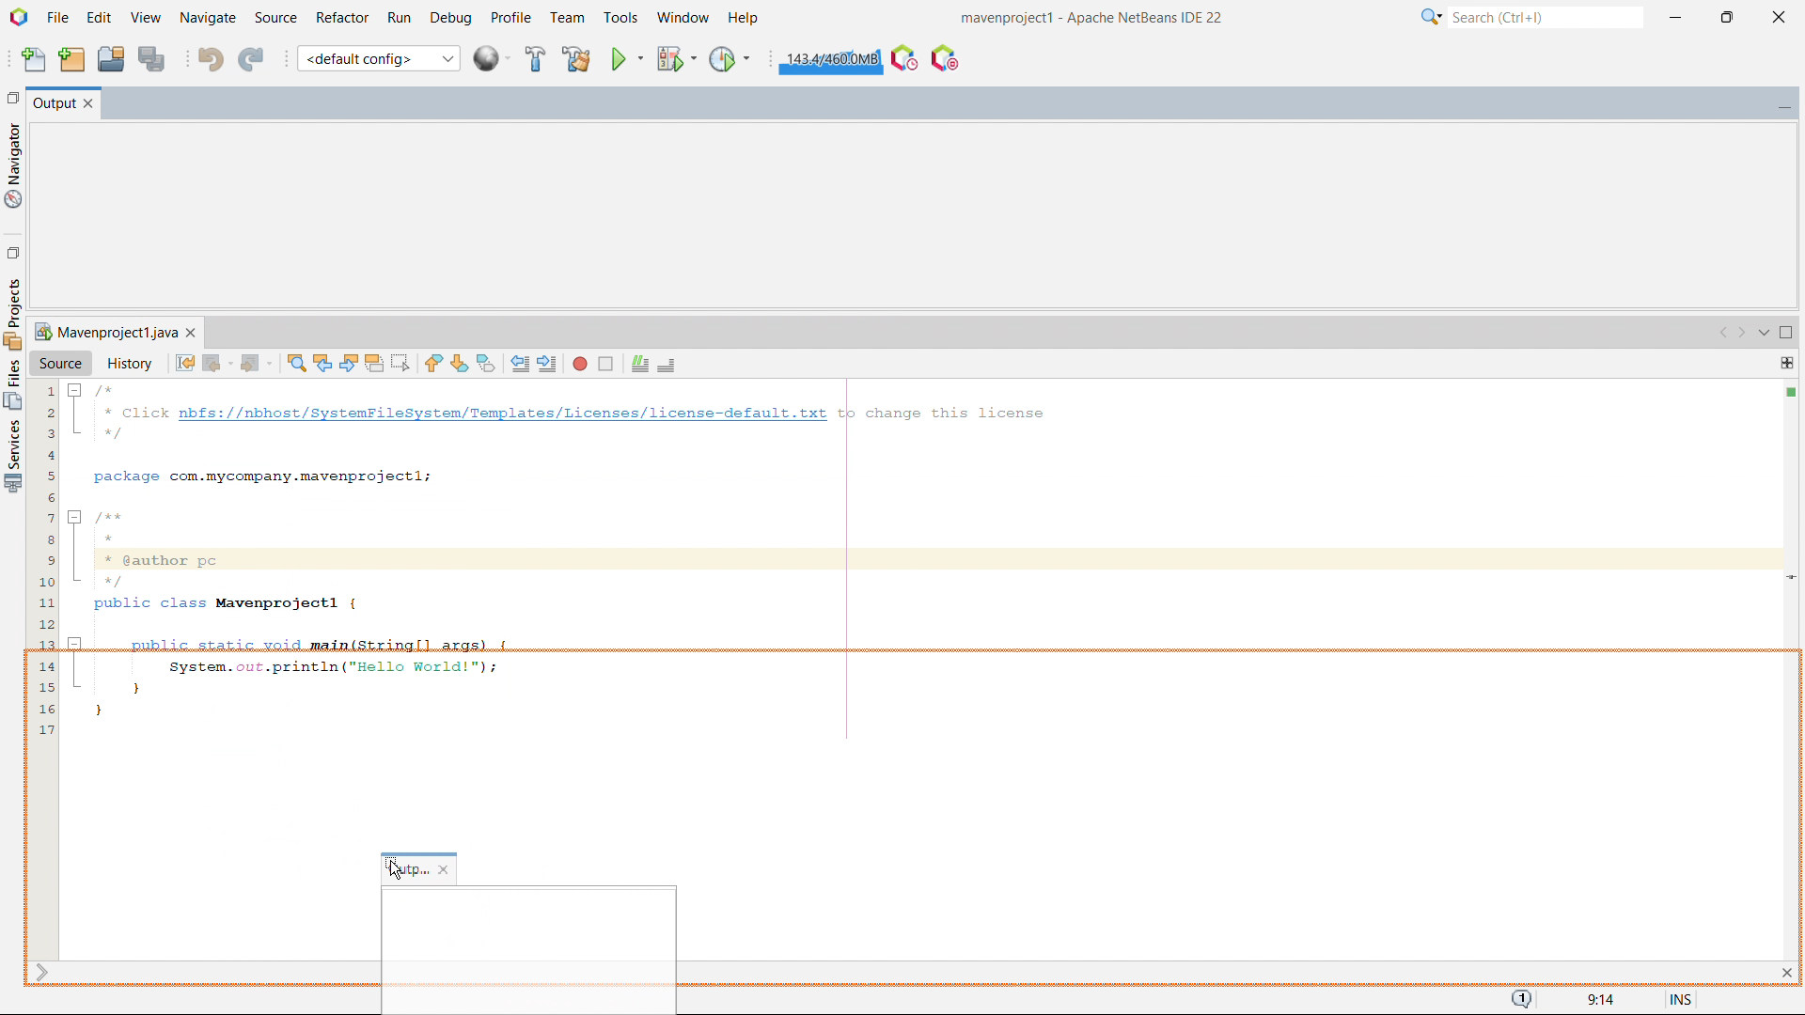 The width and height of the screenshot is (1805, 1015). What do you see at coordinates (408, 870) in the screenshot?
I see `UTP..` at bounding box center [408, 870].